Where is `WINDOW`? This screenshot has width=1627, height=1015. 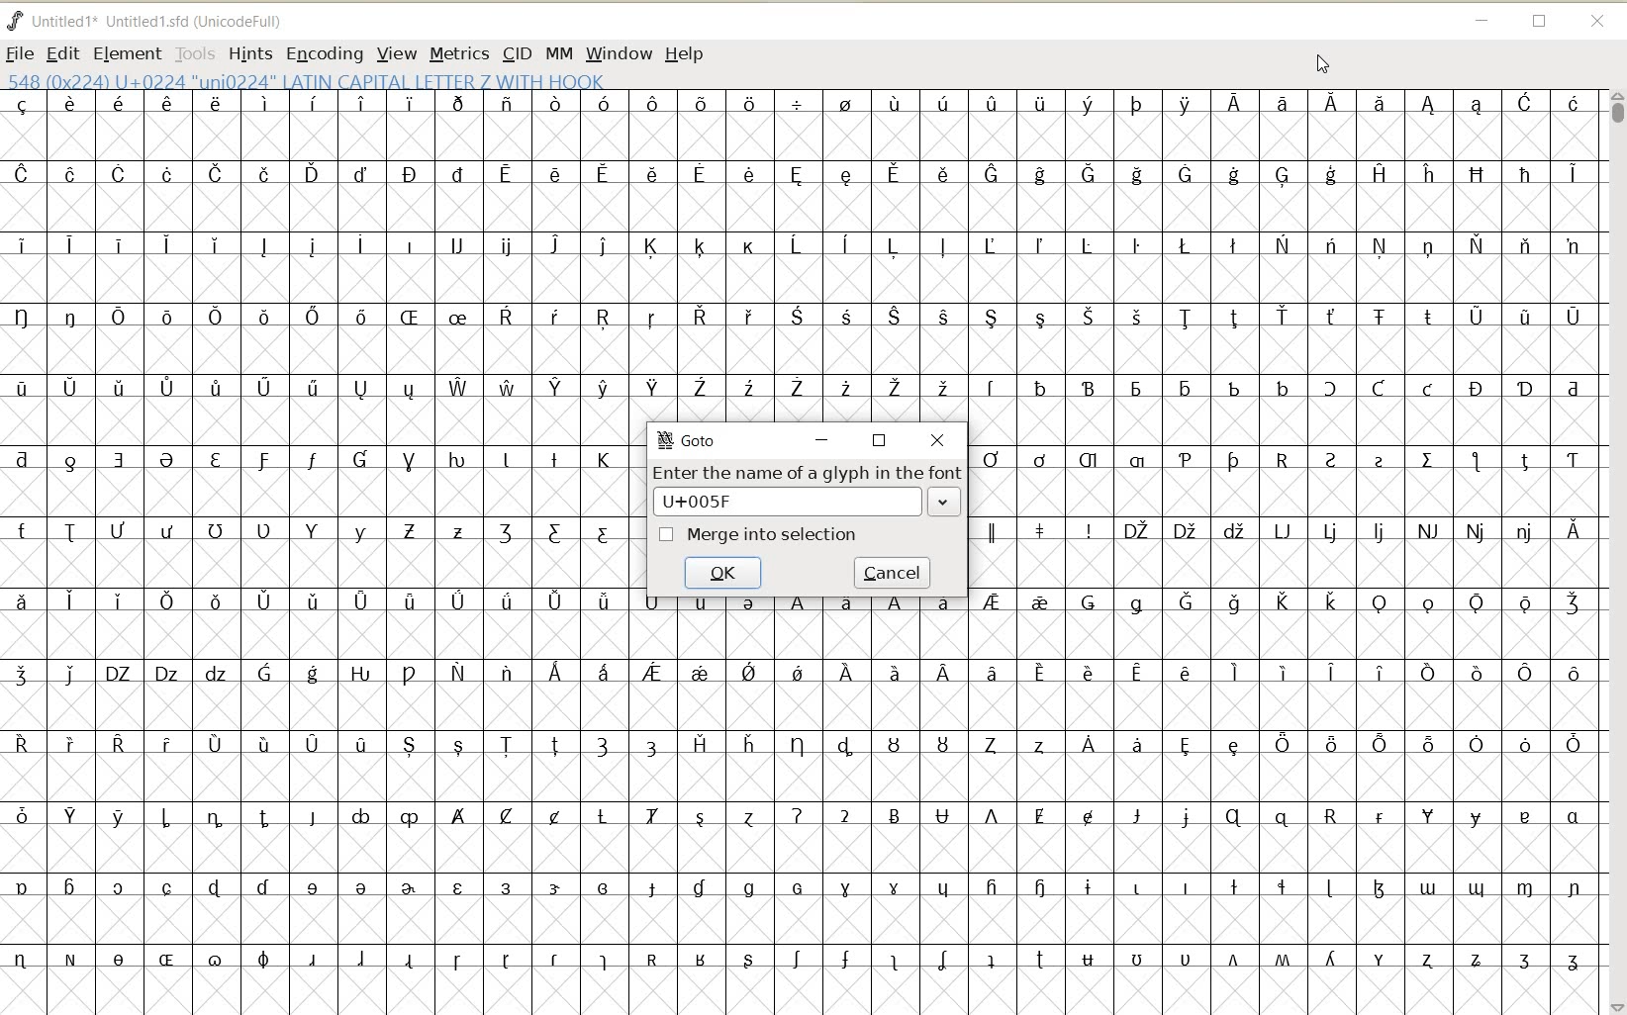
WINDOW is located at coordinates (620, 55).